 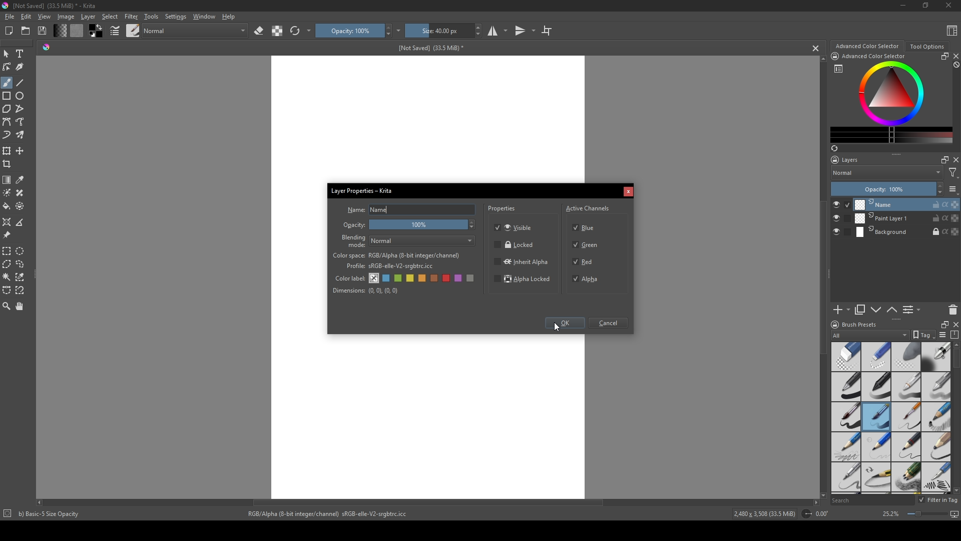 I want to click on Print Layer 1, so click(x=907, y=219).